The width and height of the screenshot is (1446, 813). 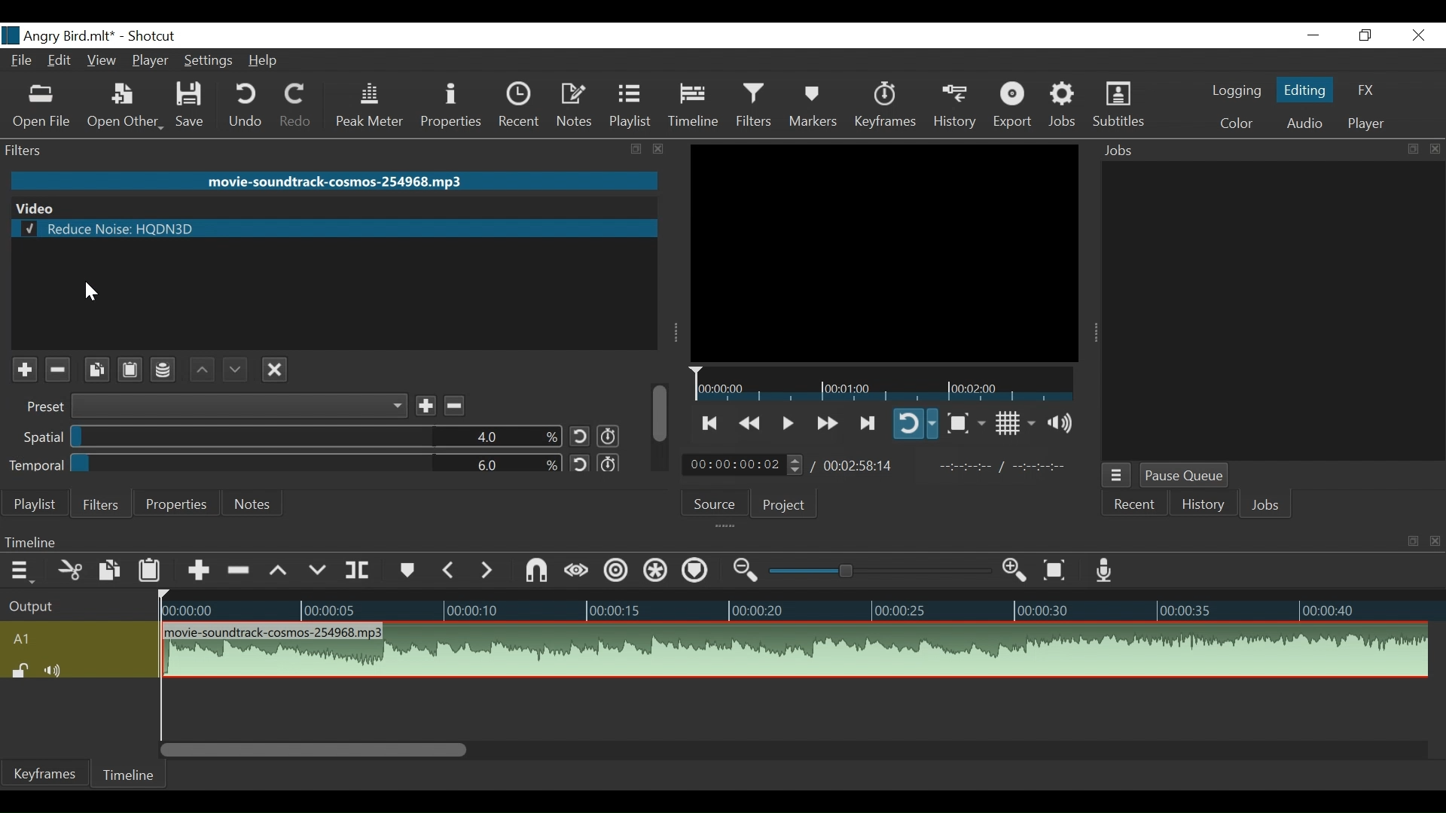 I want to click on Split at playhead, so click(x=358, y=569).